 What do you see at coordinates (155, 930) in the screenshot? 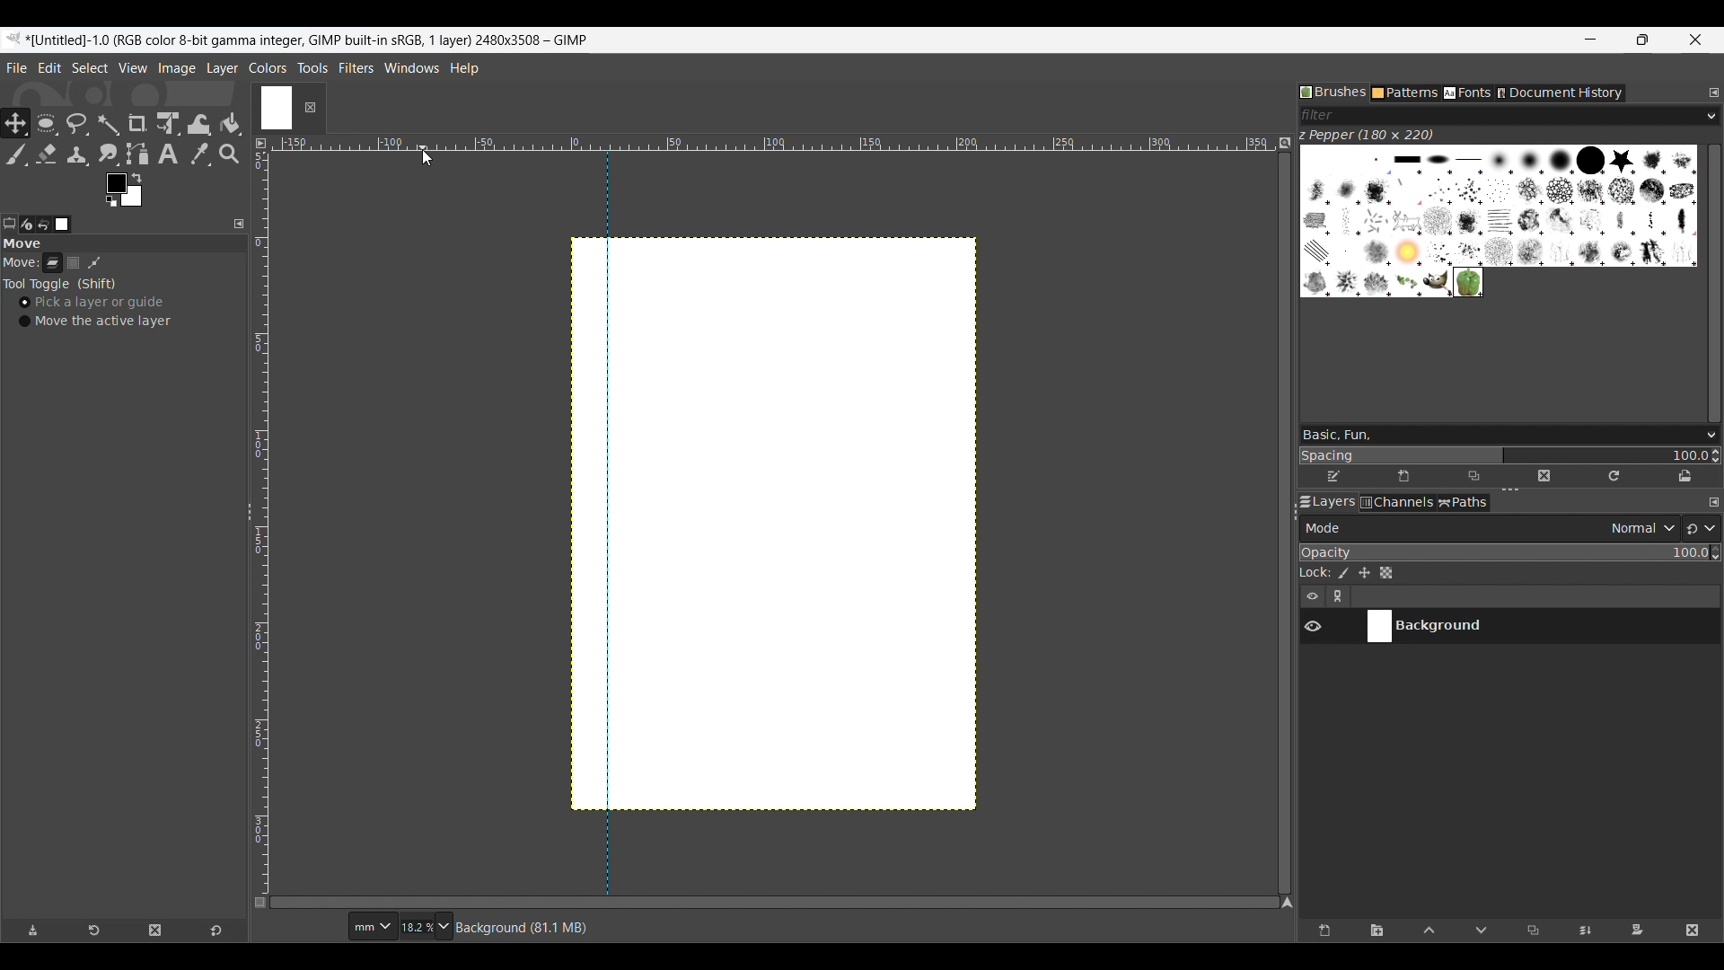
I see `Delete tool preset` at bounding box center [155, 930].